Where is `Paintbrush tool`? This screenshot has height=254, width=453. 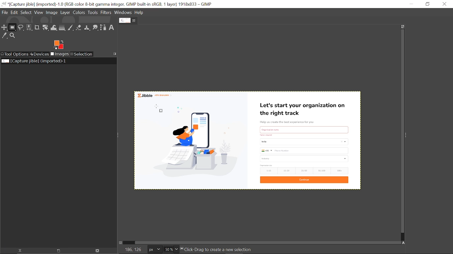
Paintbrush tool is located at coordinates (71, 28).